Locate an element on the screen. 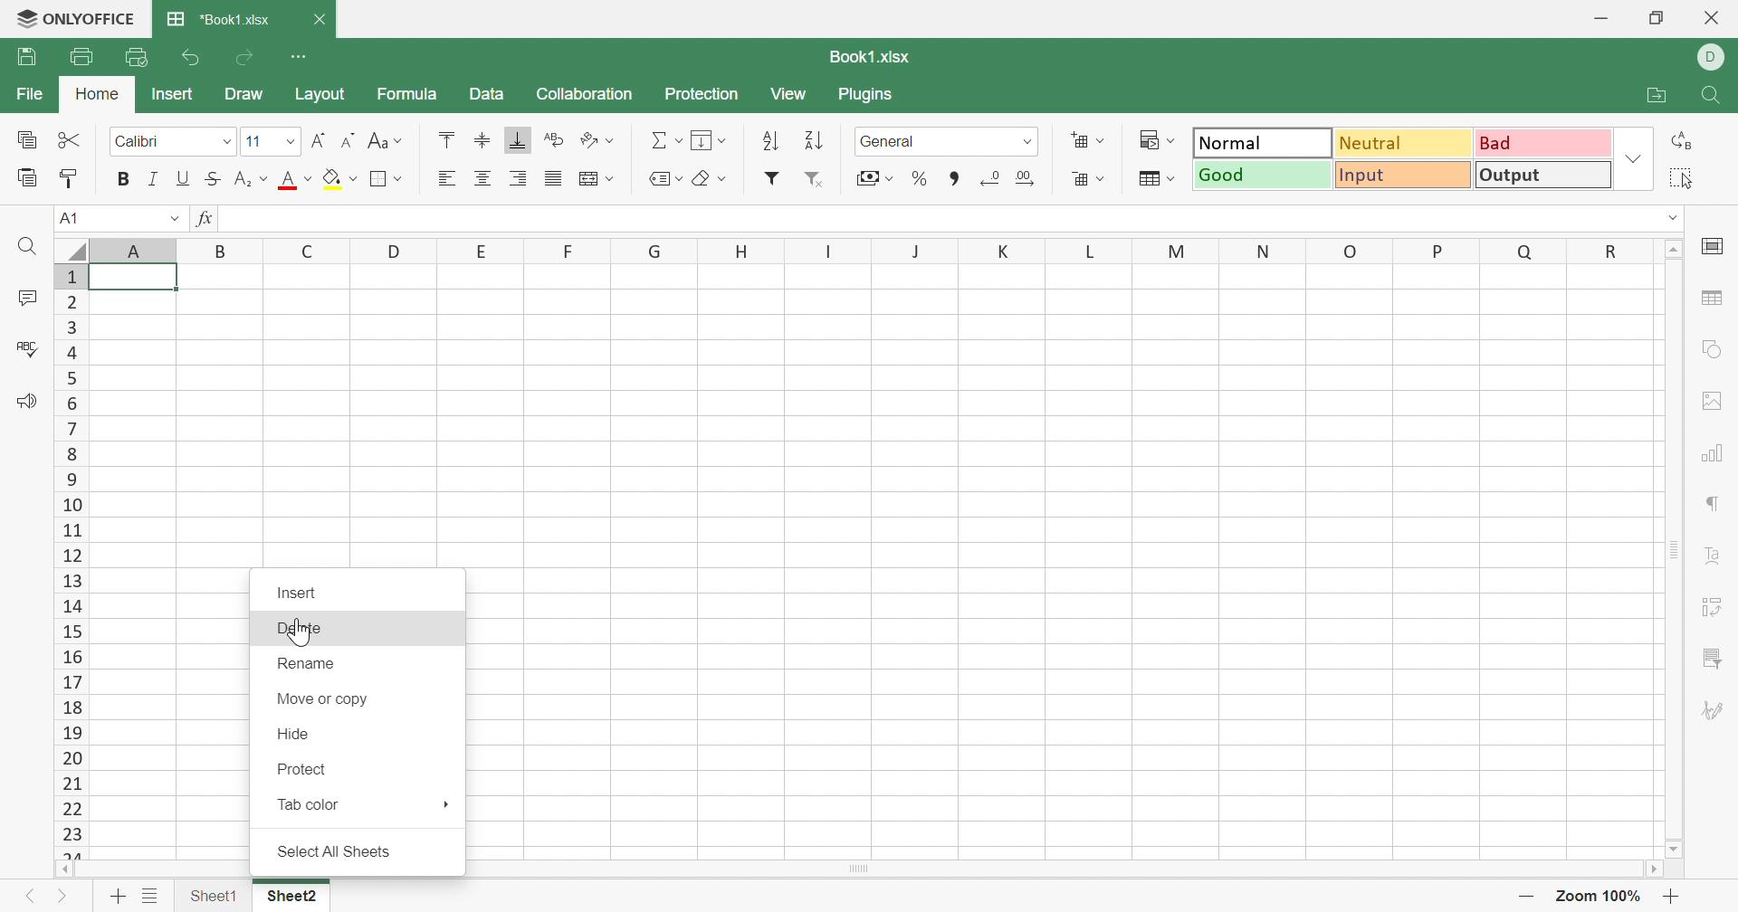 This screenshot has height=912, width=1738. Insert is located at coordinates (171, 92).